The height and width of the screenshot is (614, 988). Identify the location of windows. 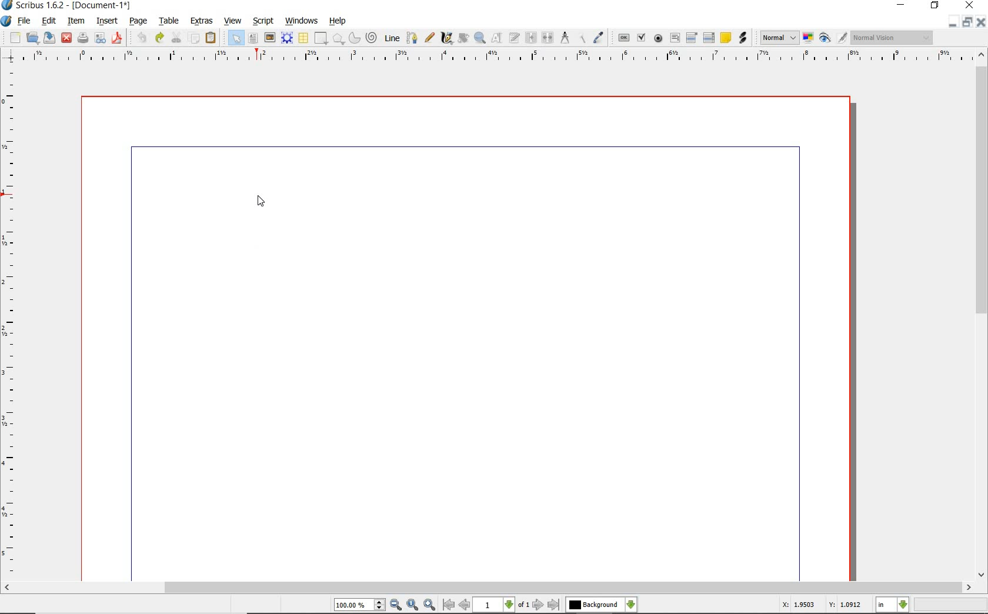
(301, 21).